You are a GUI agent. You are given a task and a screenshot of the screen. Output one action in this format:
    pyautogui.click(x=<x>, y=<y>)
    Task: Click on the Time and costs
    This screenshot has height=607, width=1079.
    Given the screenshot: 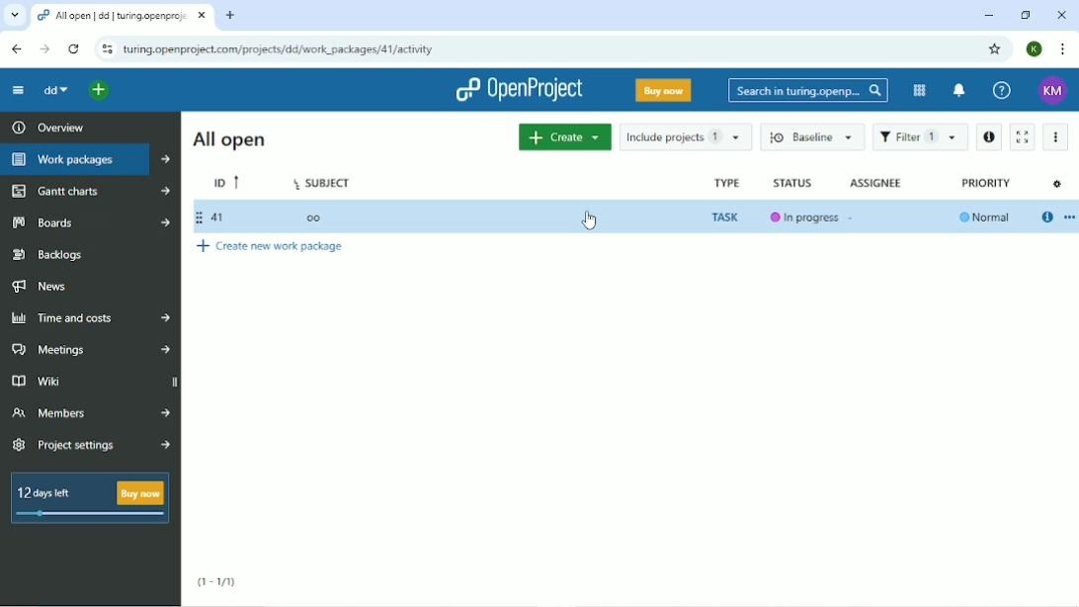 What is the action you would take?
    pyautogui.click(x=89, y=317)
    